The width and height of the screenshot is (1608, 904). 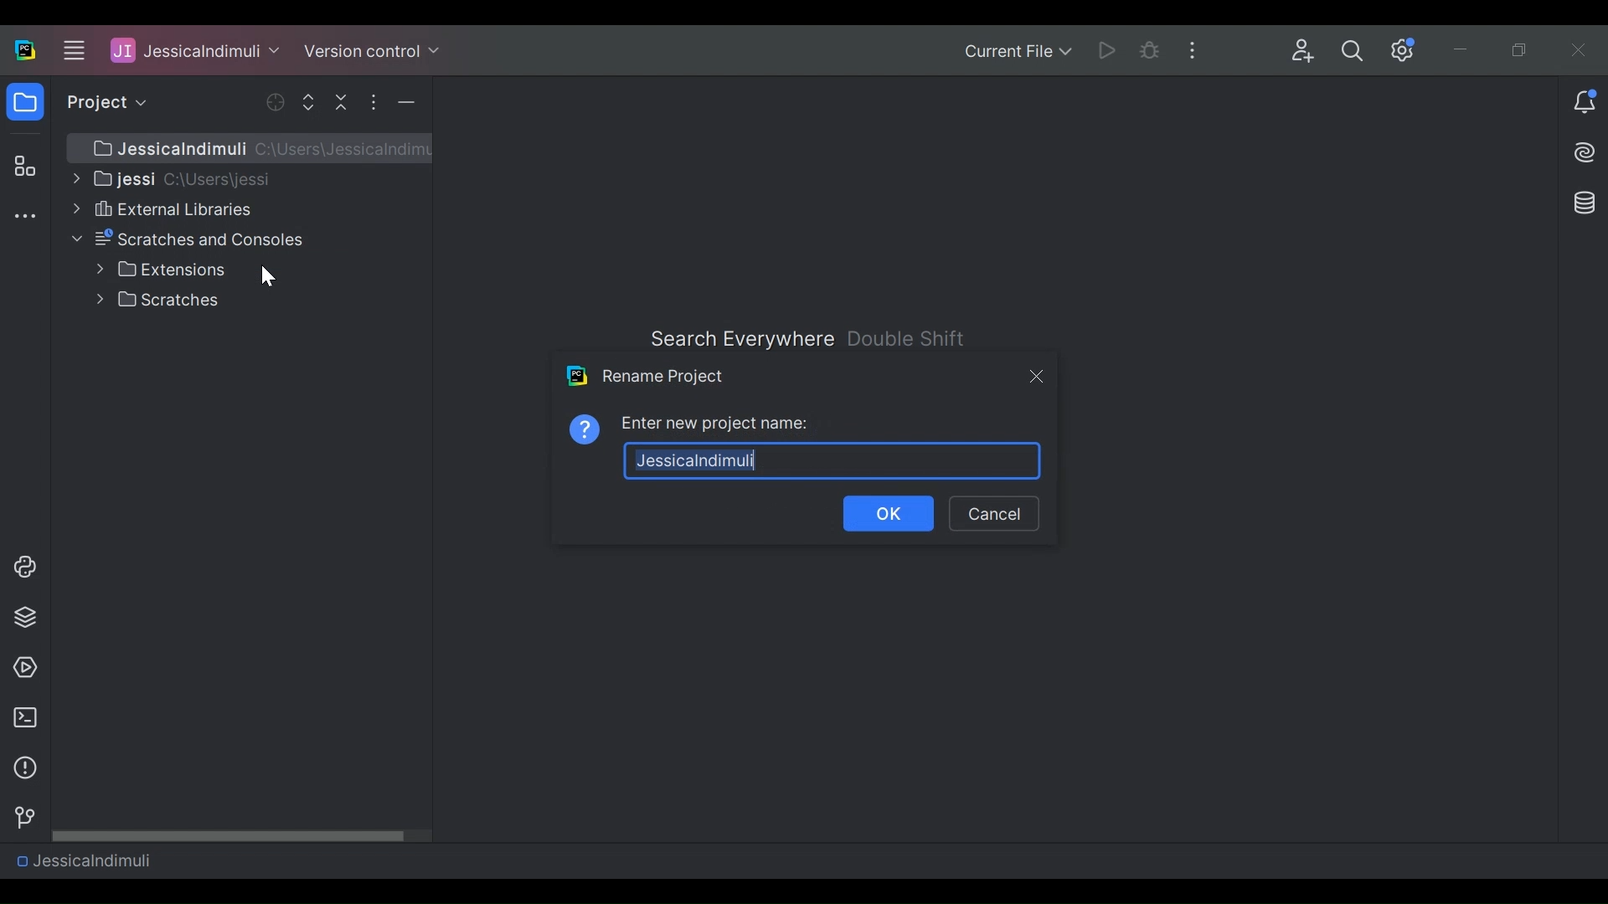 I want to click on Extensions, so click(x=161, y=270).